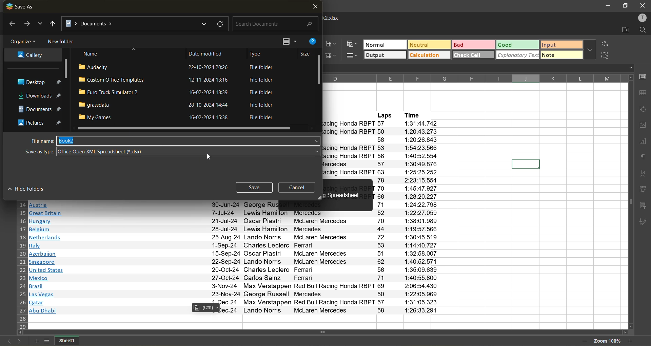 Image resolution: width=651 pixels, height=346 pixels. Describe the element at coordinates (606, 43) in the screenshot. I see `replace` at that location.